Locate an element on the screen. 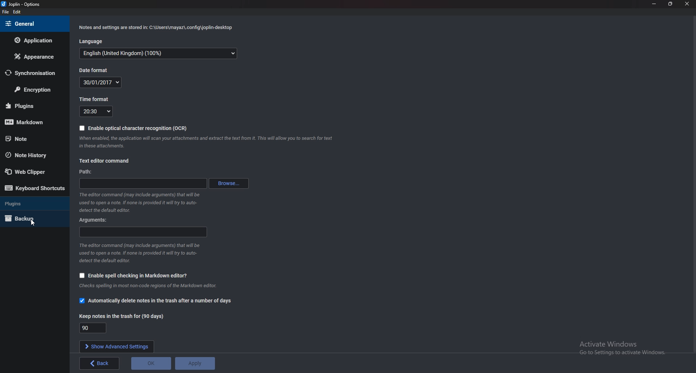 This screenshot has height=373, width=696. Application is located at coordinates (34, 40).